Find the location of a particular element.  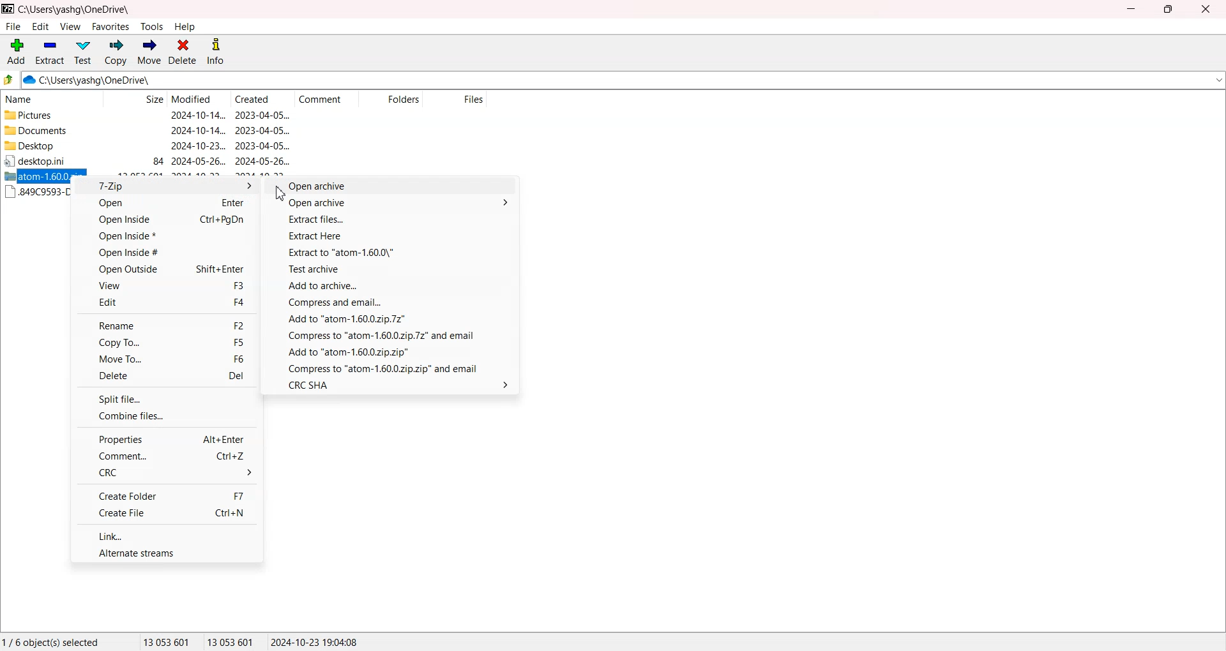

Add to is located at coordinates (392, 352).